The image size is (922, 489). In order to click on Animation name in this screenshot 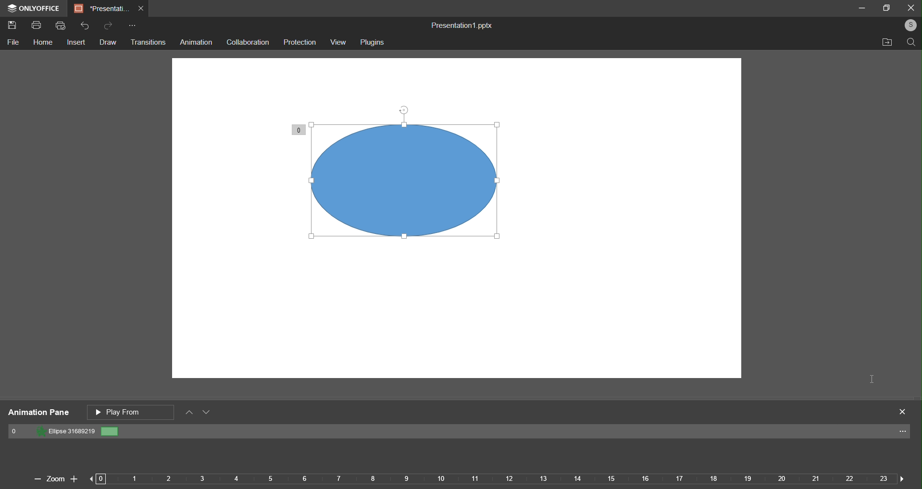, I will do `click(65, 432)`.